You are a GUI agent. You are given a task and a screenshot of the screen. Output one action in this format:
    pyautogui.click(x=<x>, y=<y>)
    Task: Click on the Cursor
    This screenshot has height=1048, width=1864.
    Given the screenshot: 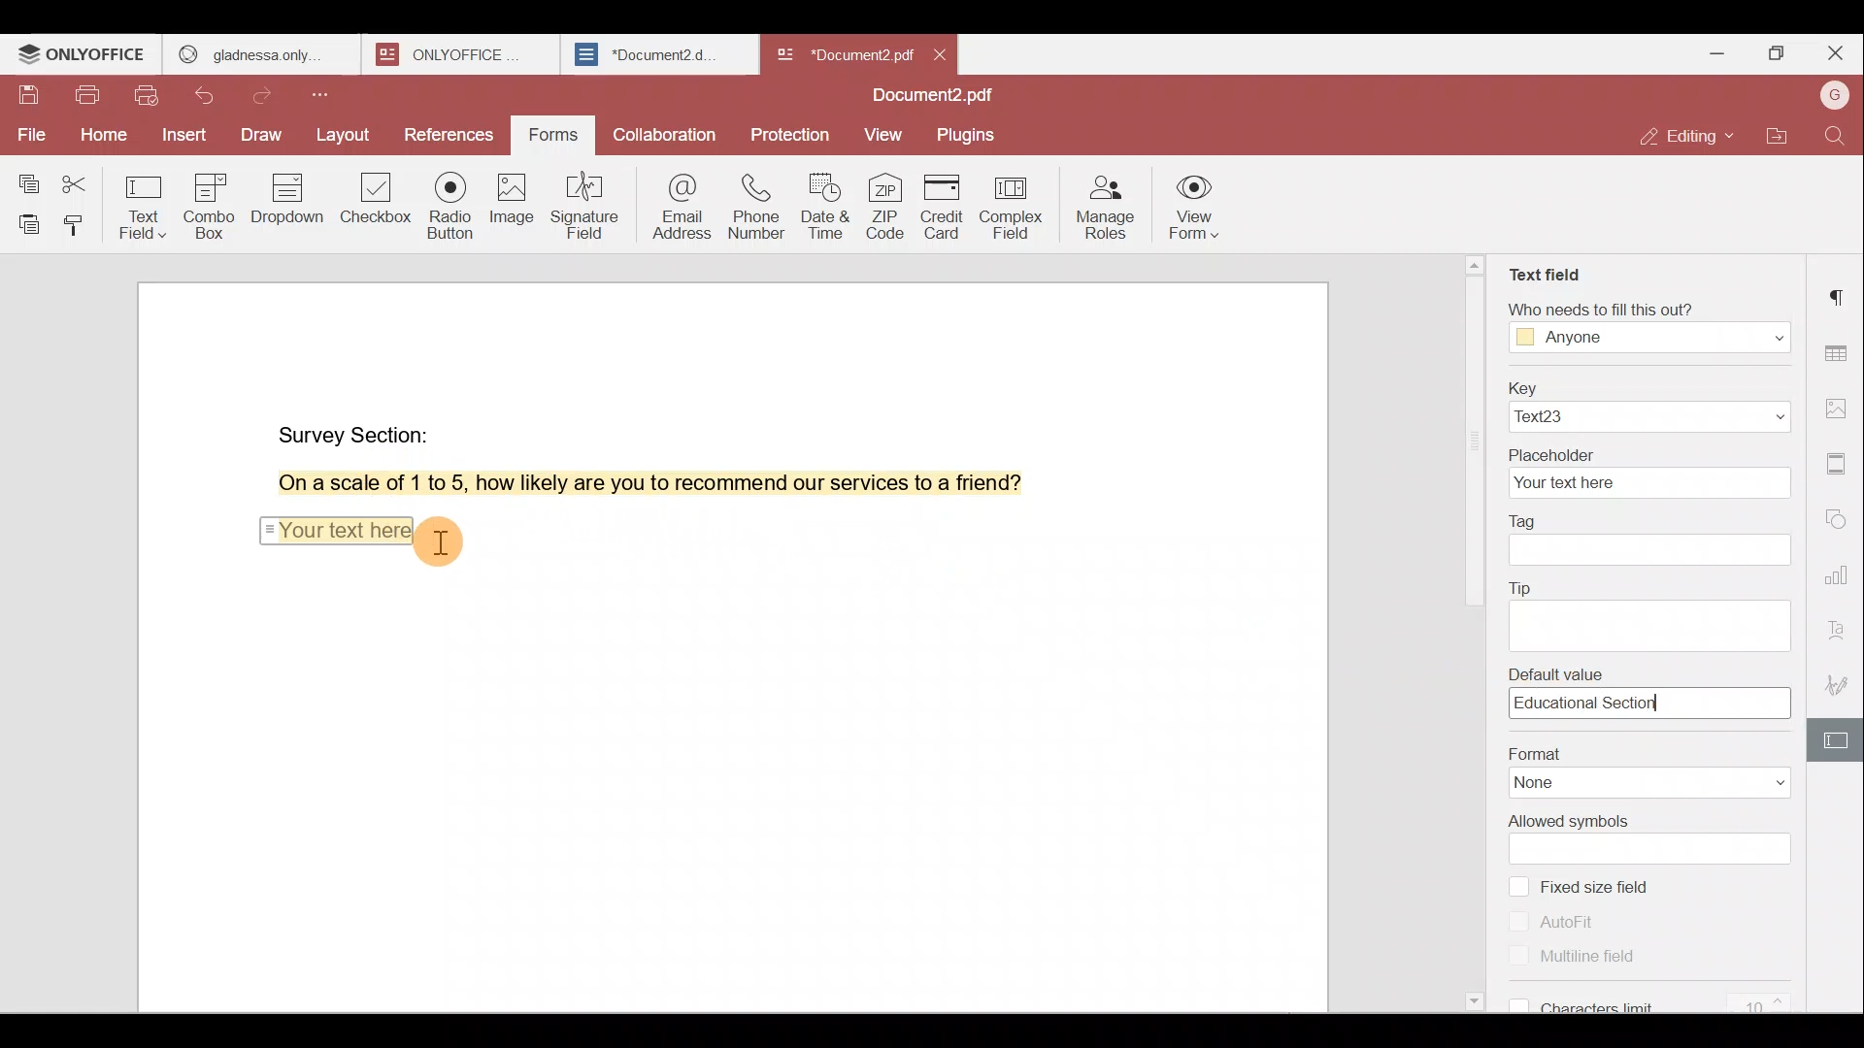 What is the action you would take?
    pyautogui.click(x=442, y=539)
    